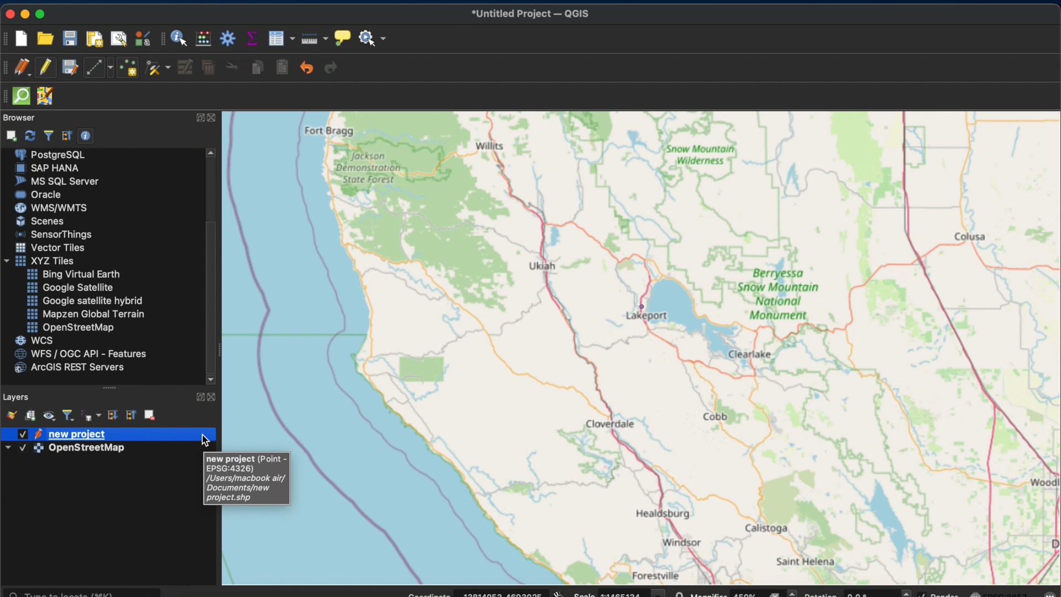 Image resolution: width=1061 pixels, height=597 pixels. I want to click on cursor, so click(205, 439).